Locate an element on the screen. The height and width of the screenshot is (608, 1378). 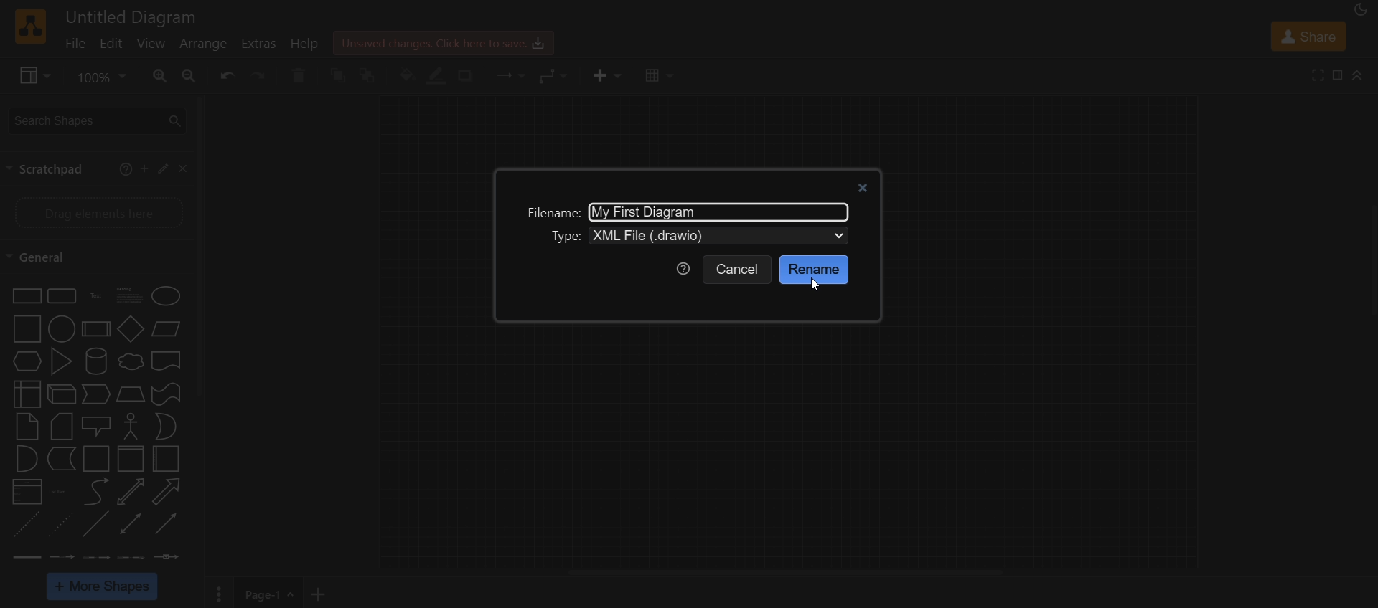
zoom is located at coordinates (99, 79).